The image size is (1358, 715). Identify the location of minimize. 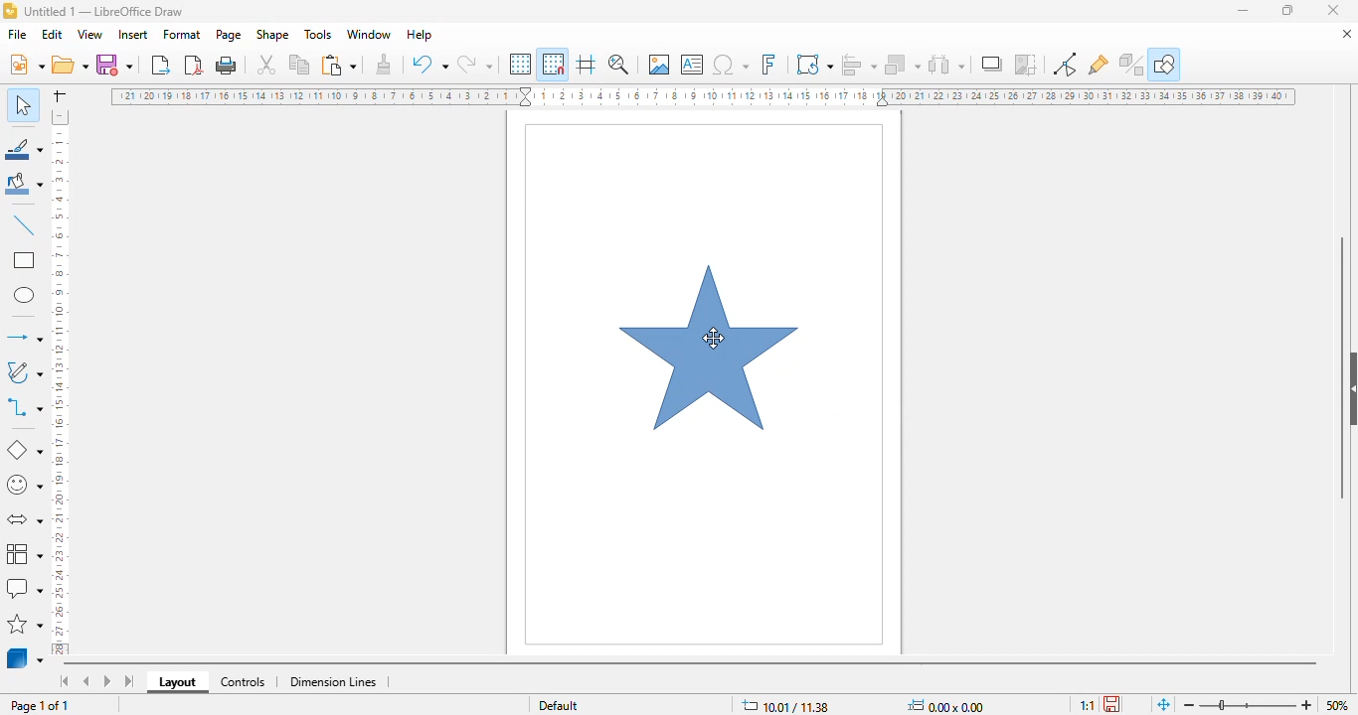
(1245, 11).